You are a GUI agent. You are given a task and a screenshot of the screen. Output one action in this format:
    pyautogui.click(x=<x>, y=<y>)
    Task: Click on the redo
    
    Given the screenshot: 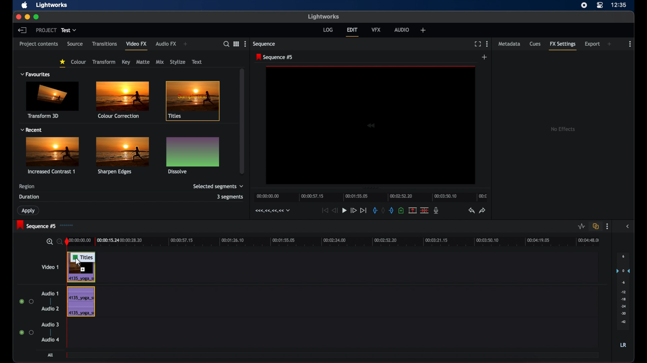 What is the action you would take?
    pyautogui.click(x=483, y=211)
    